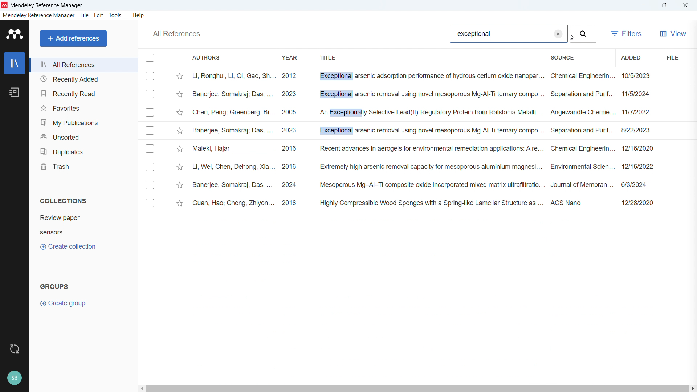 The height and width of the screenshot is (392, 697). Describe the element at coordinates (65, 303) in the screenshot. I see `Create group ` at that location.